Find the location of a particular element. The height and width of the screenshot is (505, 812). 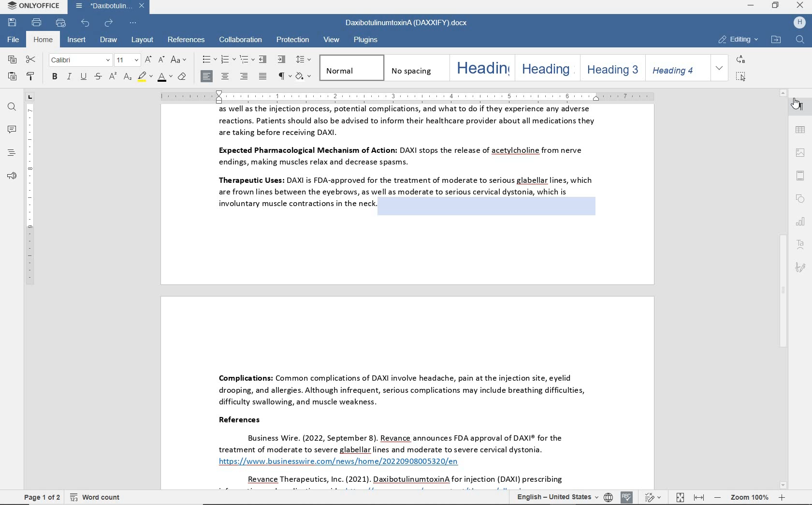

ruler is located at coordinates (408, 96).